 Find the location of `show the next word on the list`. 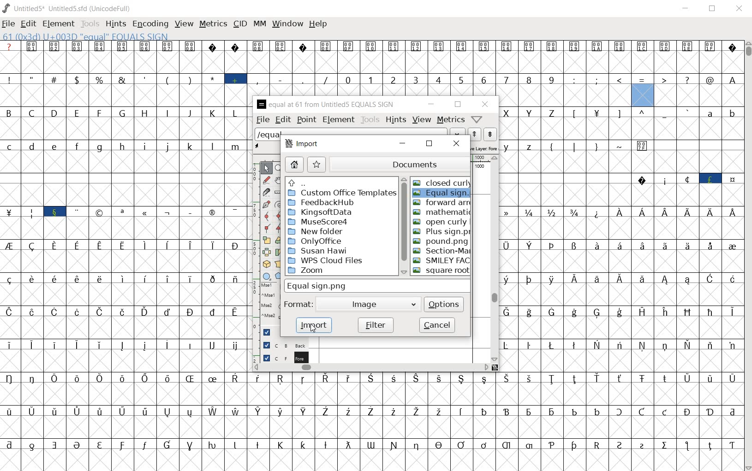

show the next word on the list is located at coordinates (474, 134).